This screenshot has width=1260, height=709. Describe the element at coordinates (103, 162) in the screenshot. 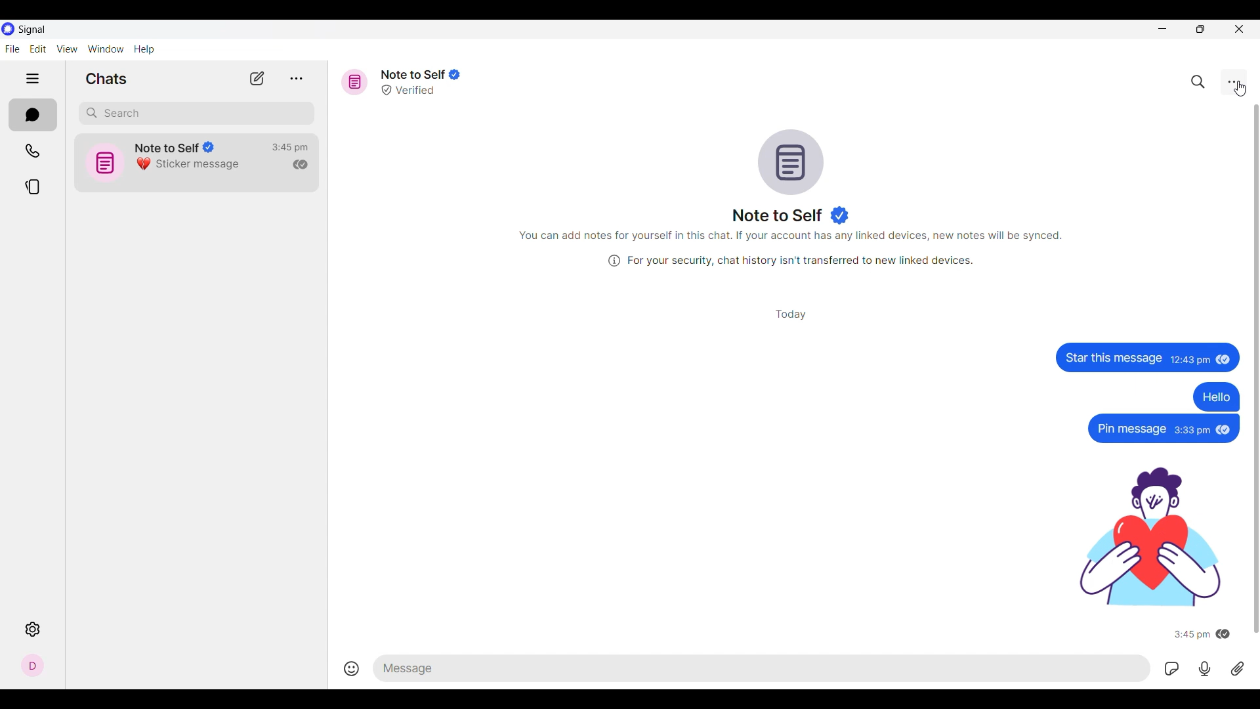

I see `icon` at that location.